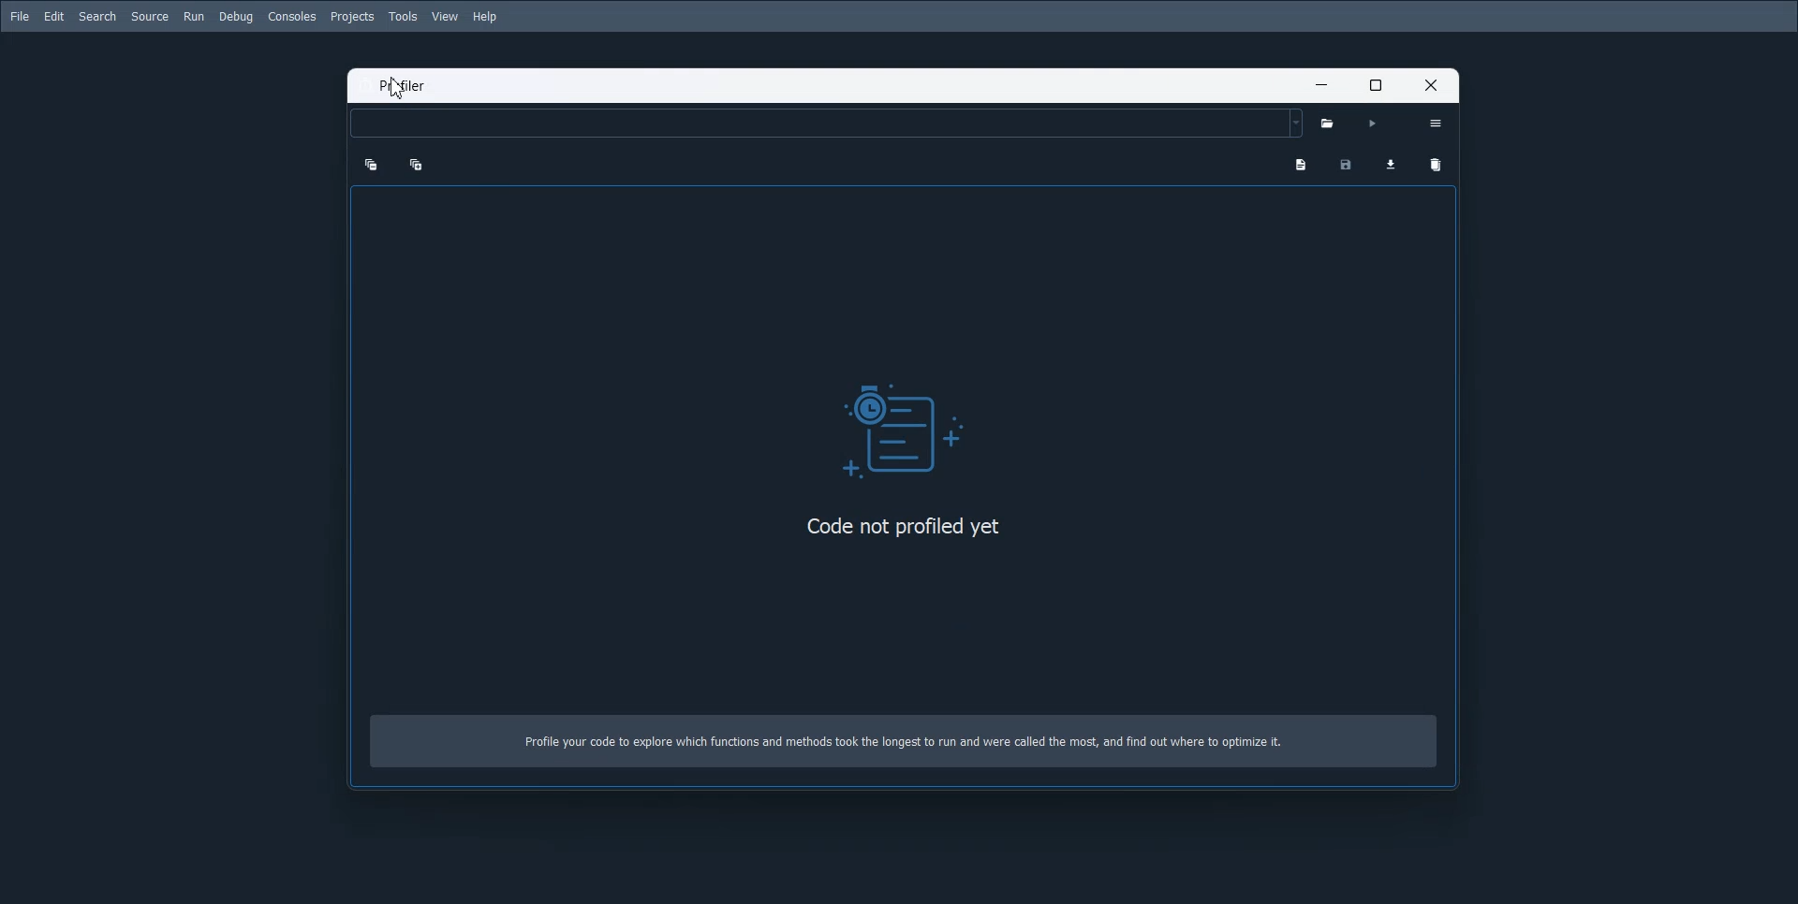 The image size is (1798, 904). What do you see at coordinates (909, 427) in the screenshot?
I see `Logo ` at bounding box center [909, 427].